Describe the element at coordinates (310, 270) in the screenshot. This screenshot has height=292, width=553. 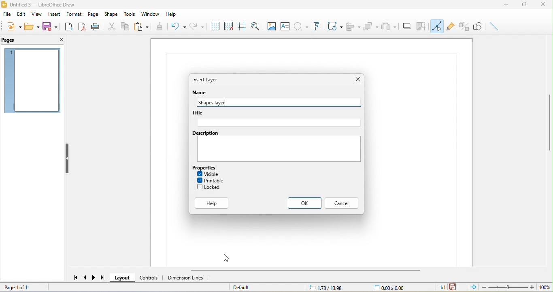
I see `horizontal scroll bar` at that location.